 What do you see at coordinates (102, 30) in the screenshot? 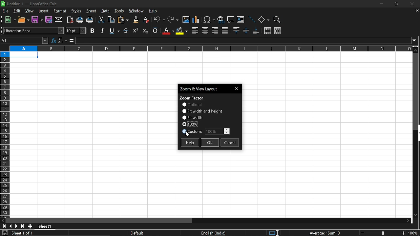
I see `italic` at bounding box center [102, 30].